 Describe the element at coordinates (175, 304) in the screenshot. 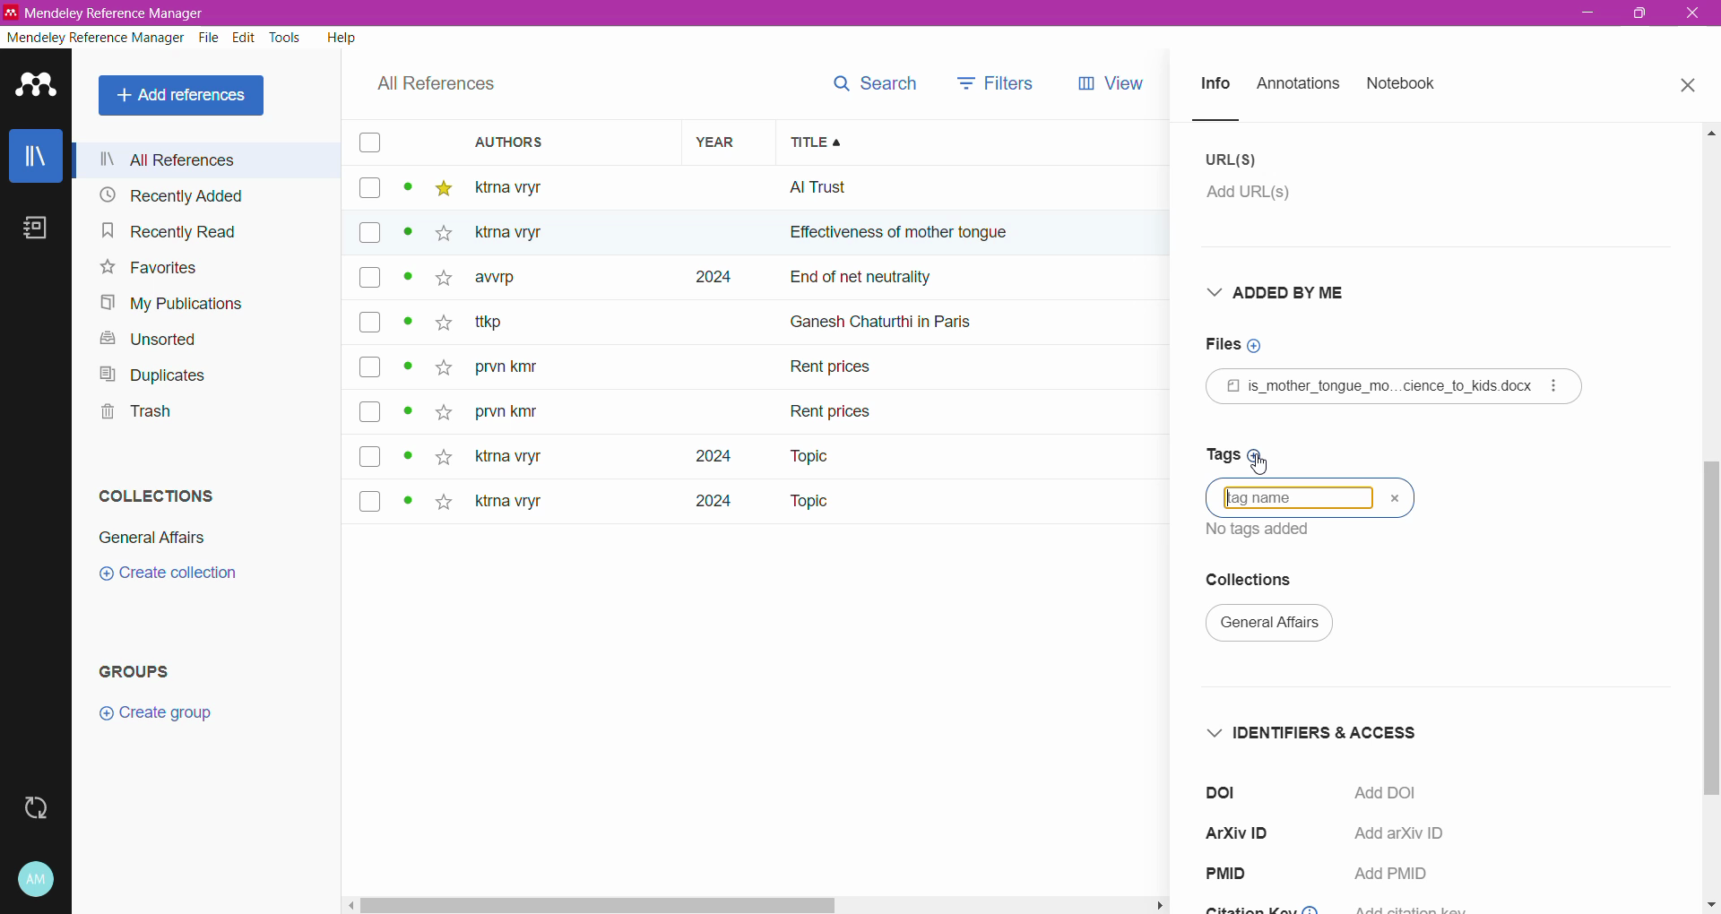

I see `My Publications` at that location.